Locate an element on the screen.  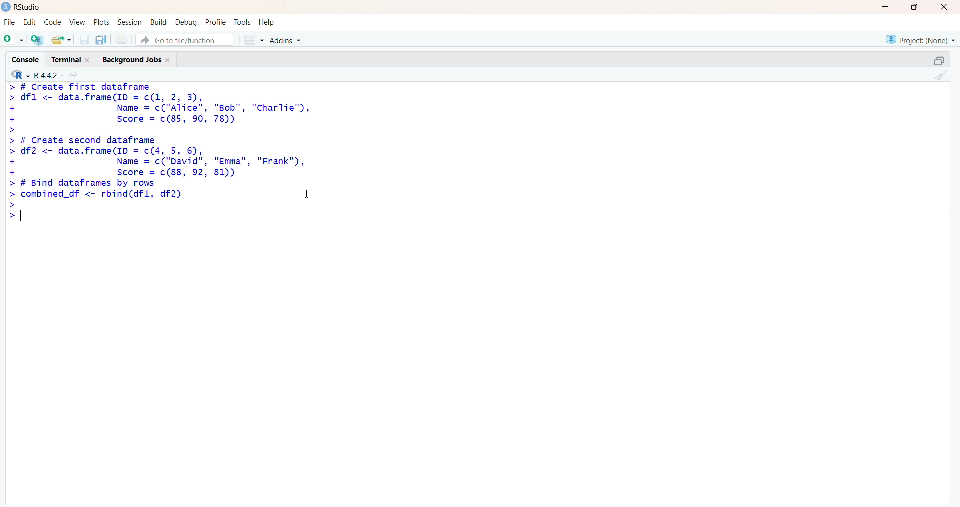
print is located at coordinates (122, 40).